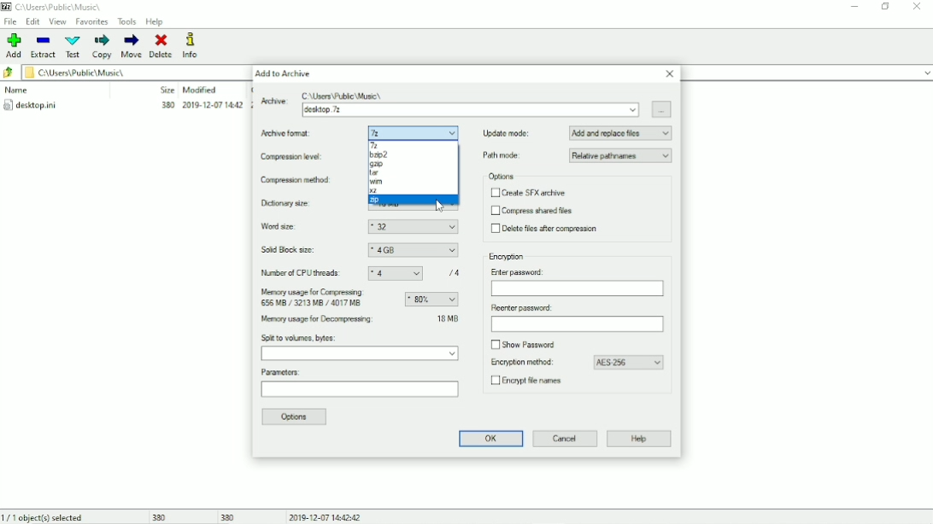 This screenshot has width=933, height=524. Describe the element at coordinates (197, 45) in the screenshot. I see `Info` at that location.